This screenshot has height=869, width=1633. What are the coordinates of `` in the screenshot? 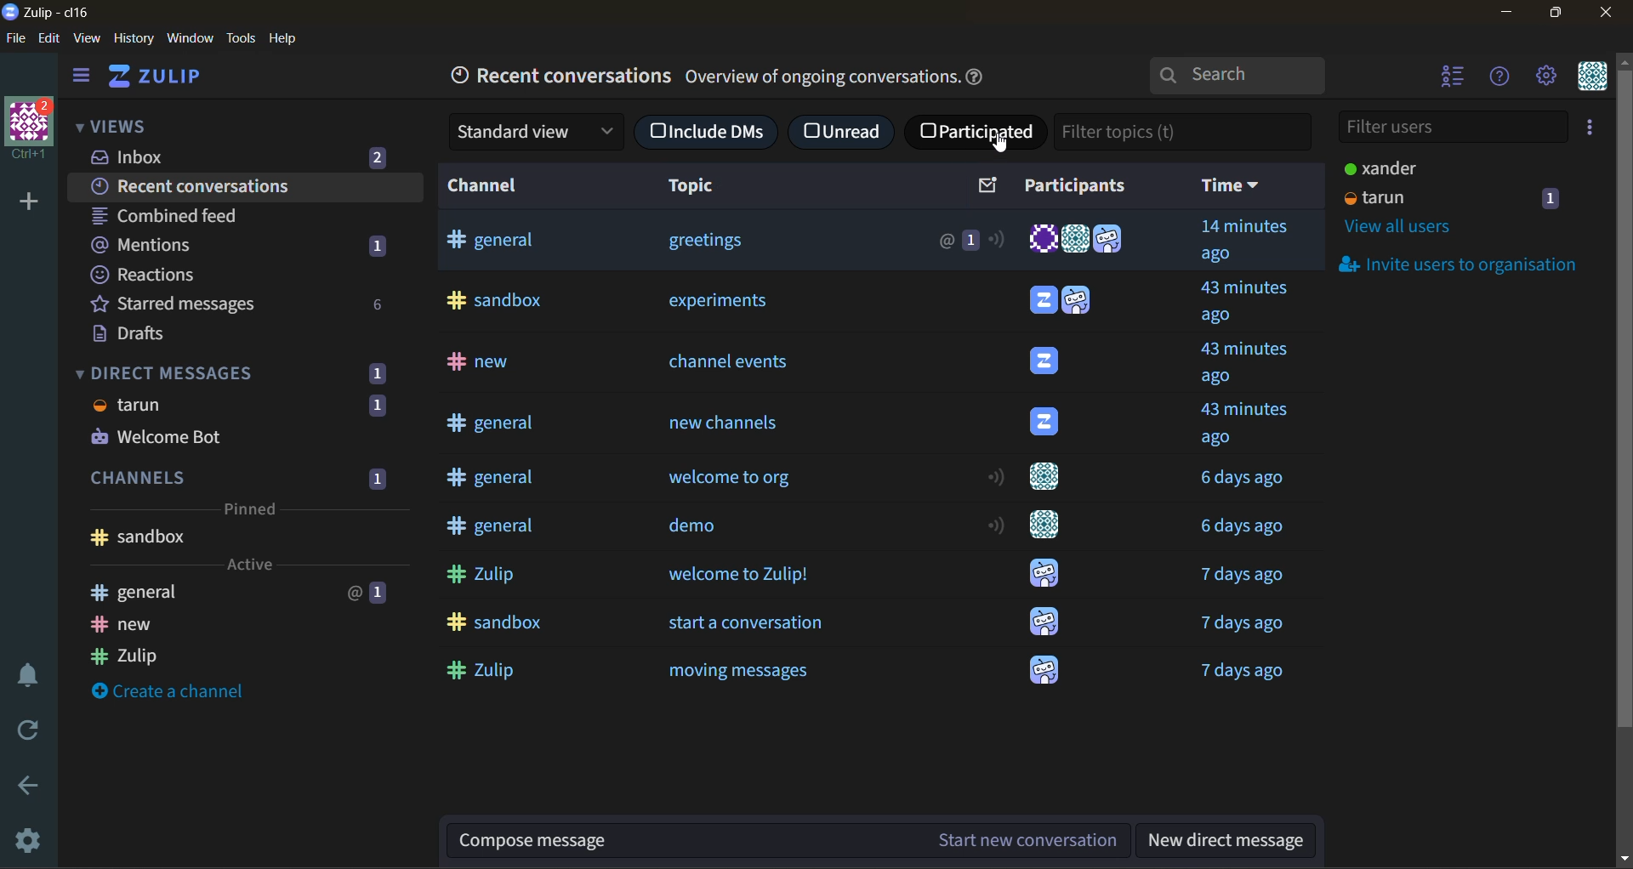 It's located at (820, 77).